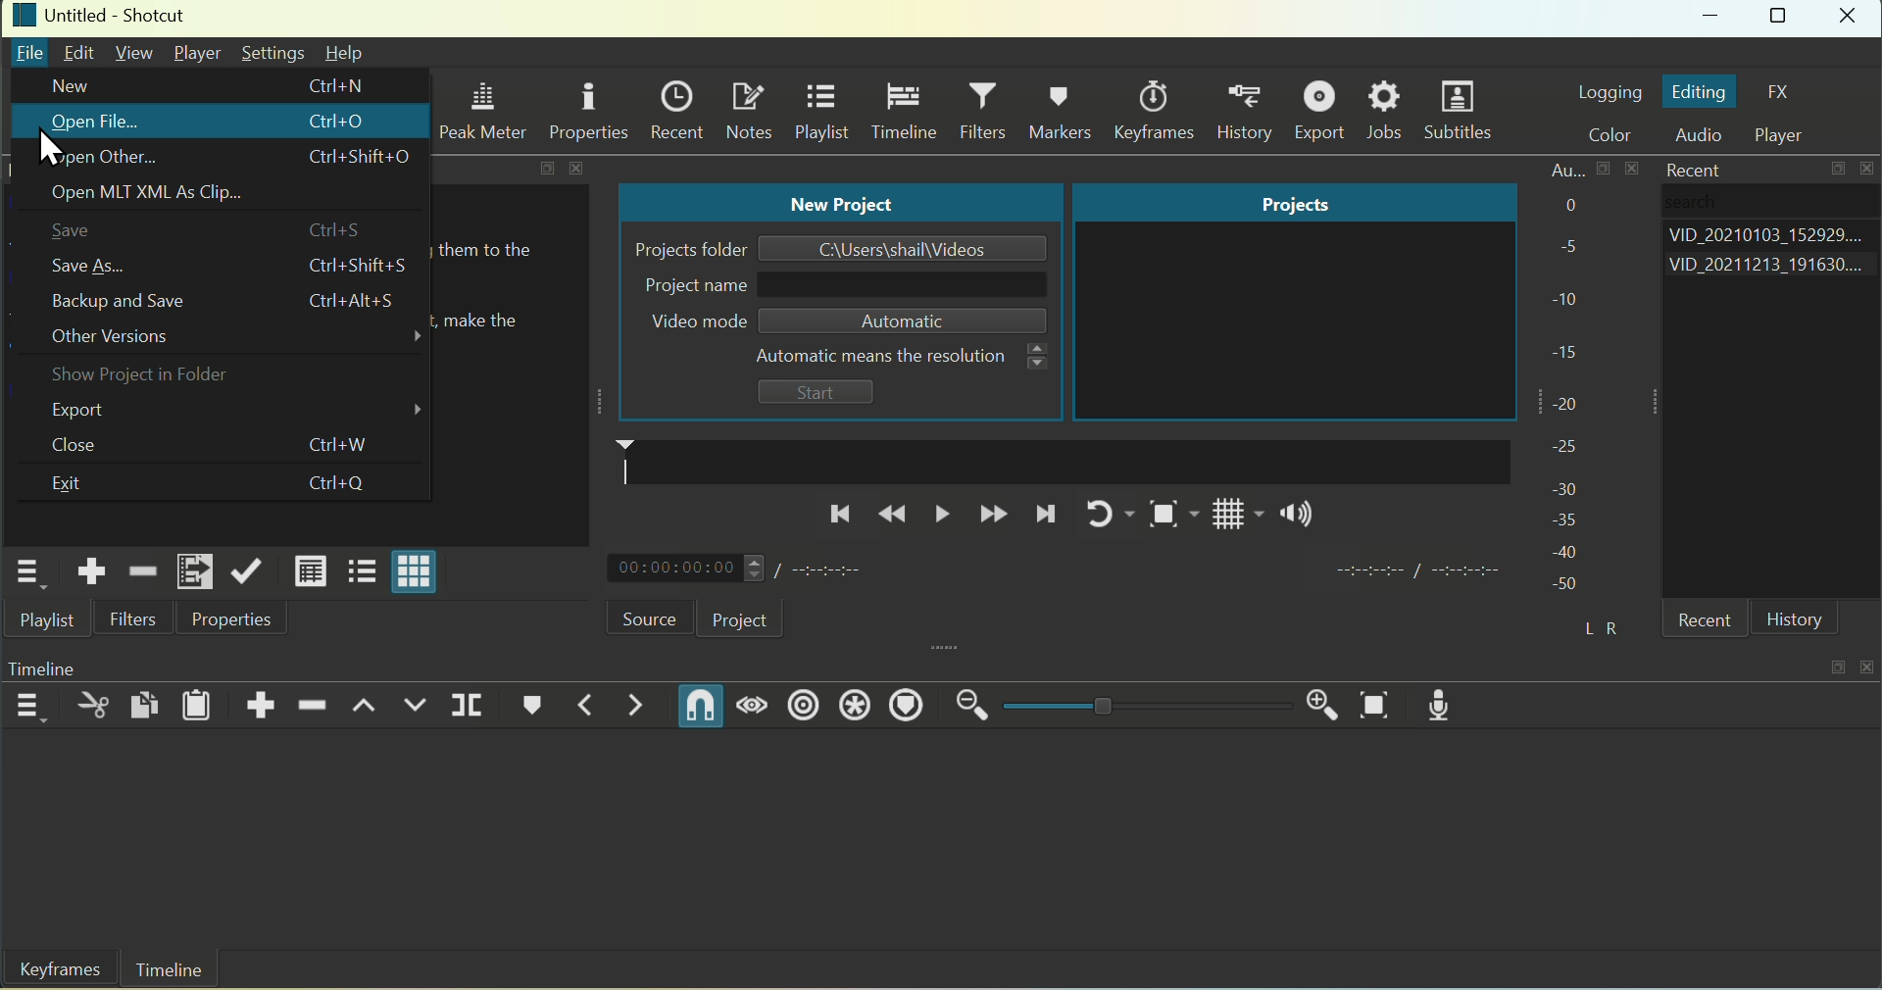  Describe the element at coordinates (1700, 92) in the screenshot. I see `Editing` at that location.